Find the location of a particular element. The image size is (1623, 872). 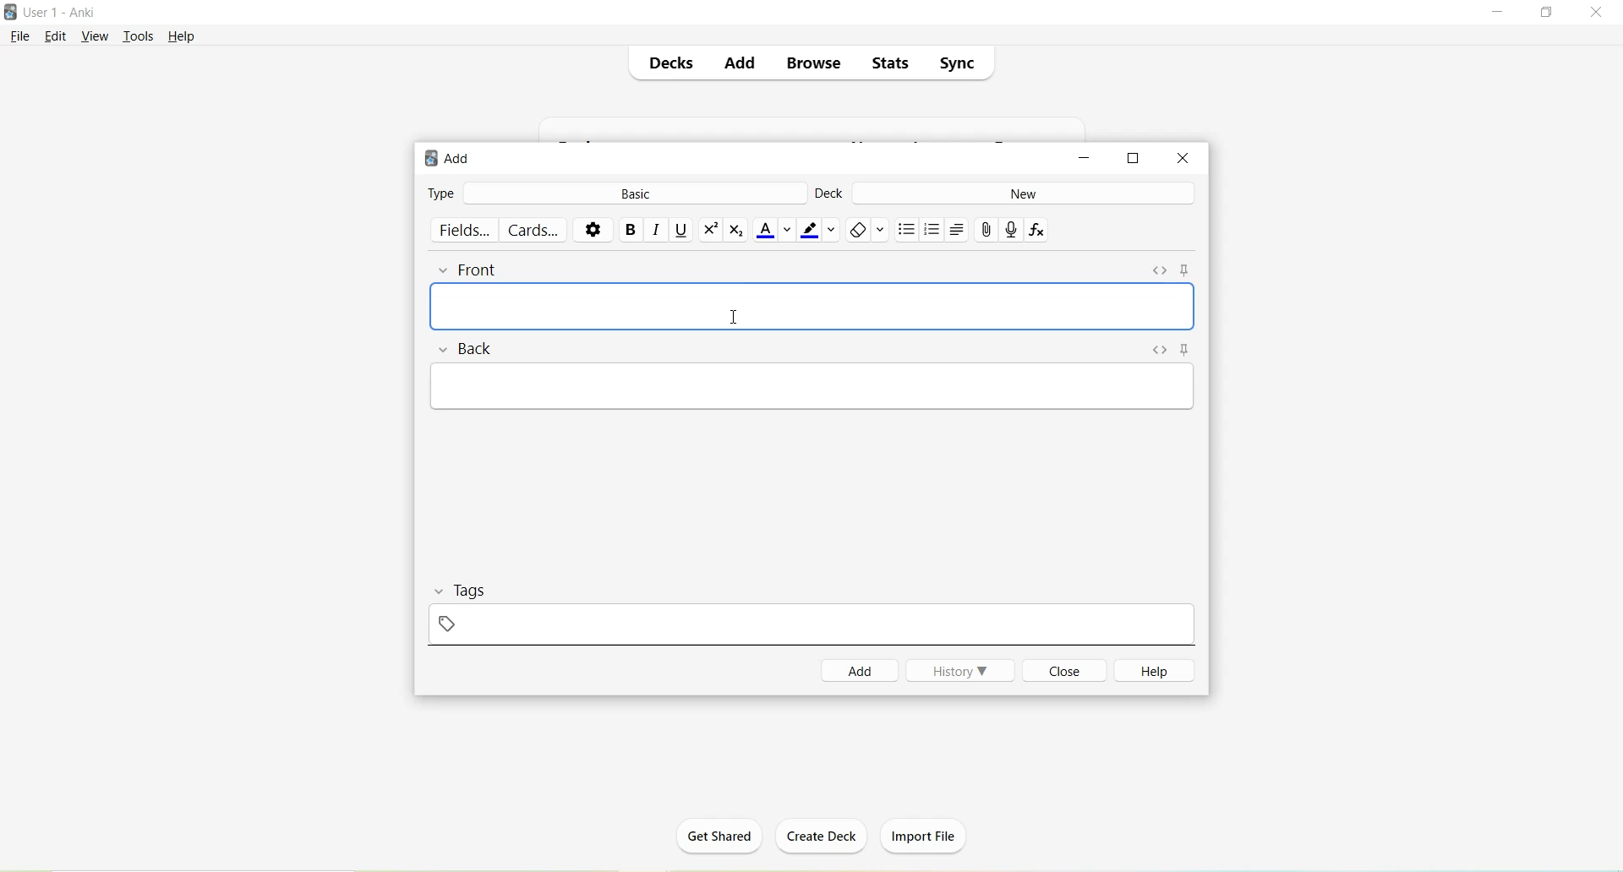

Toggle sticky is located at coordinates (1188, 270).